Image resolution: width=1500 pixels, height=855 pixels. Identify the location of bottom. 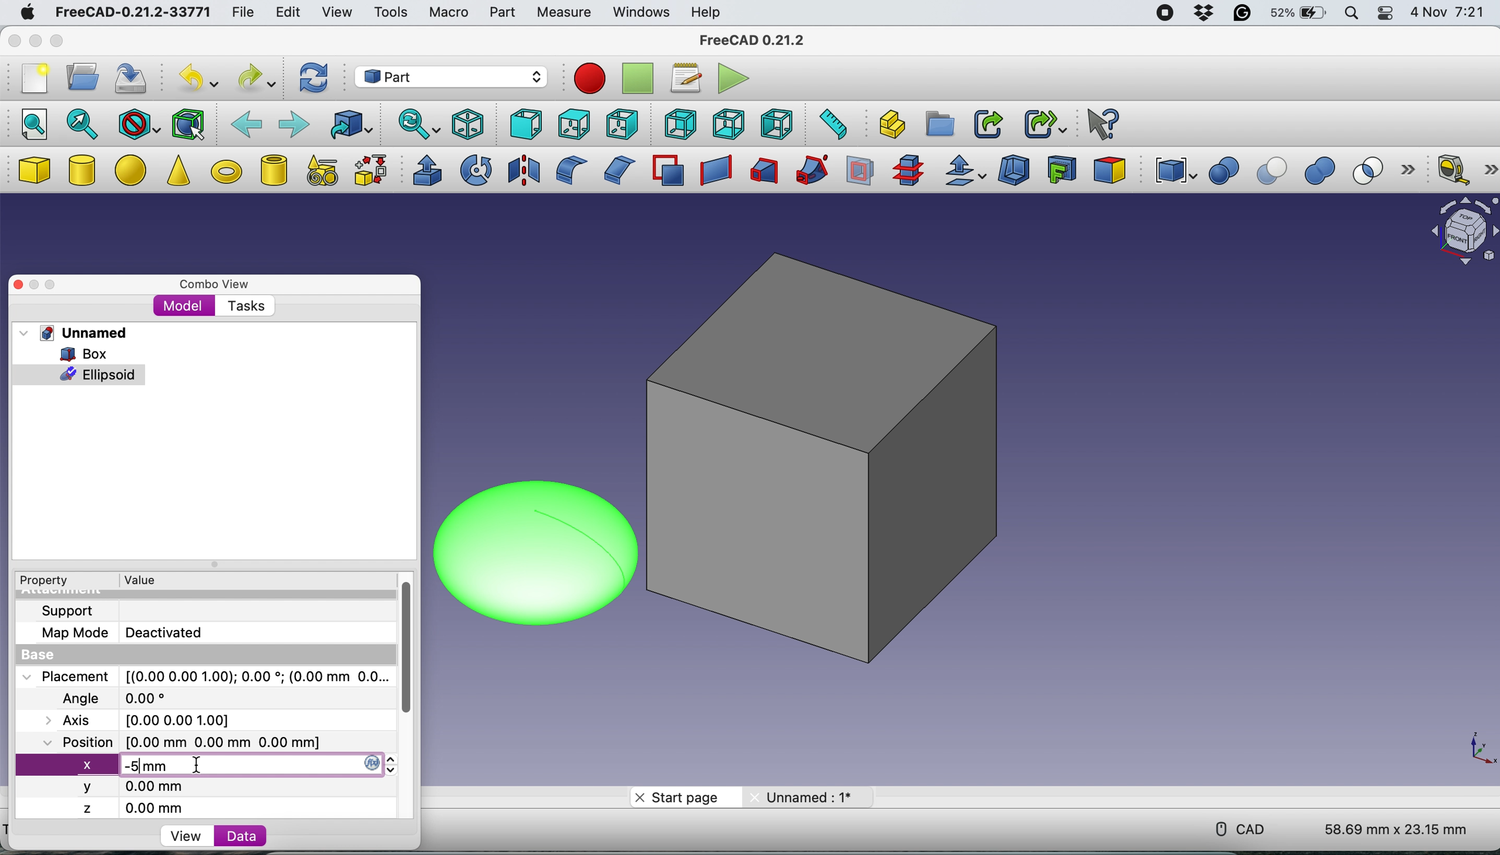
(729, 125).